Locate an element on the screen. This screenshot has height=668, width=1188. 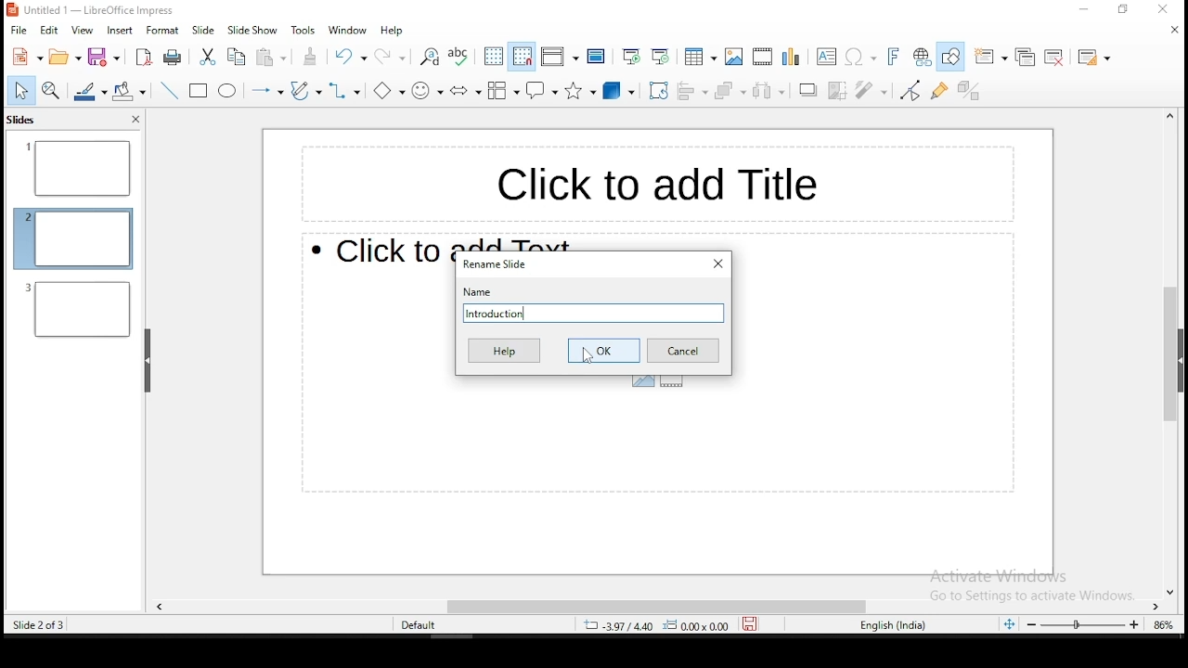
scroll bar is located at coordinates (1165, 353).